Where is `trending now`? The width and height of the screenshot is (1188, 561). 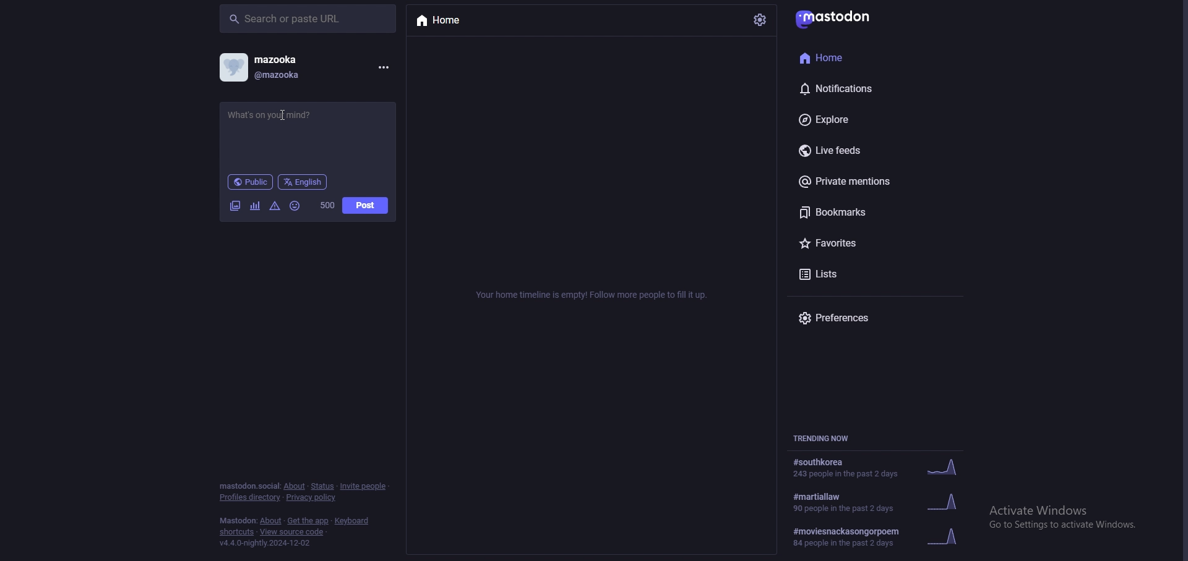 trending now is located at coordinates (825, 437).